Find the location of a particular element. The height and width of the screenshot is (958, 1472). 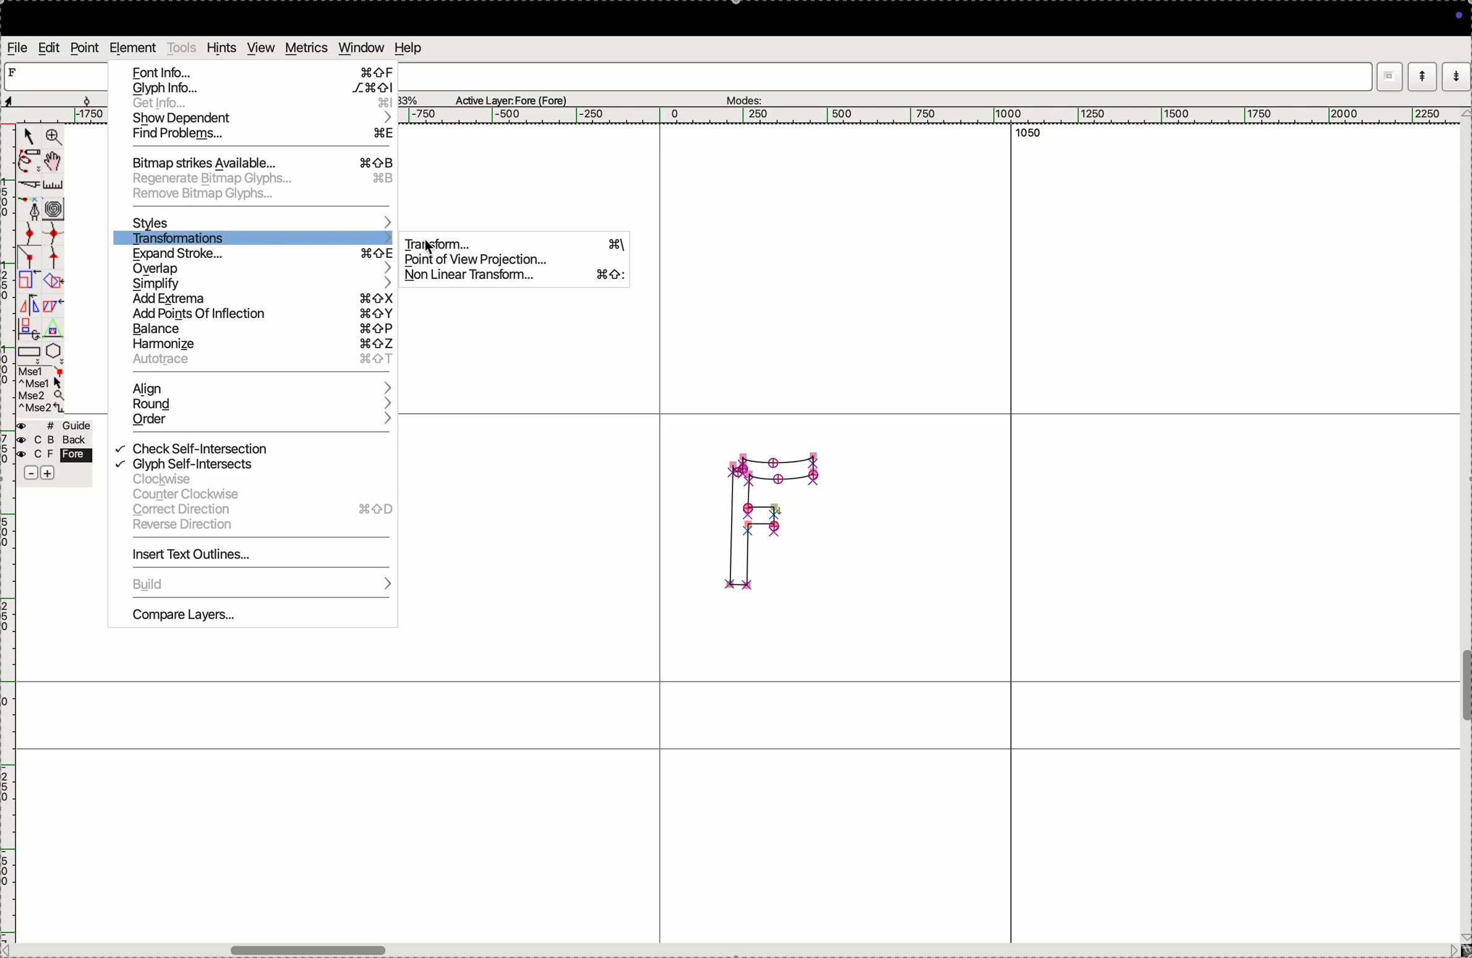

transform is located at coordinates (516, 243).